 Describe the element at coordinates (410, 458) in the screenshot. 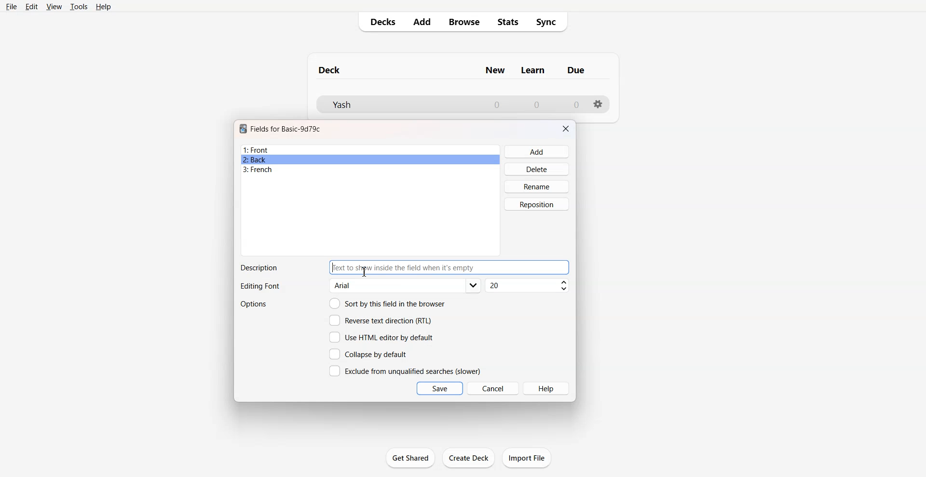

I see `Get Shared` at that location.